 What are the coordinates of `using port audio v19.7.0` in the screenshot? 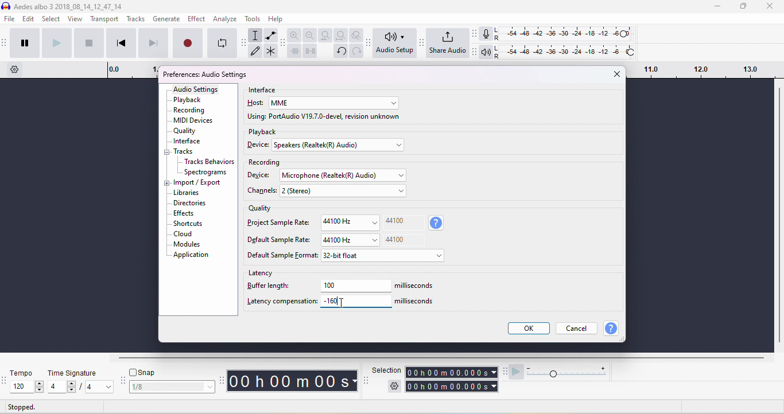 It's located at (324, 118).